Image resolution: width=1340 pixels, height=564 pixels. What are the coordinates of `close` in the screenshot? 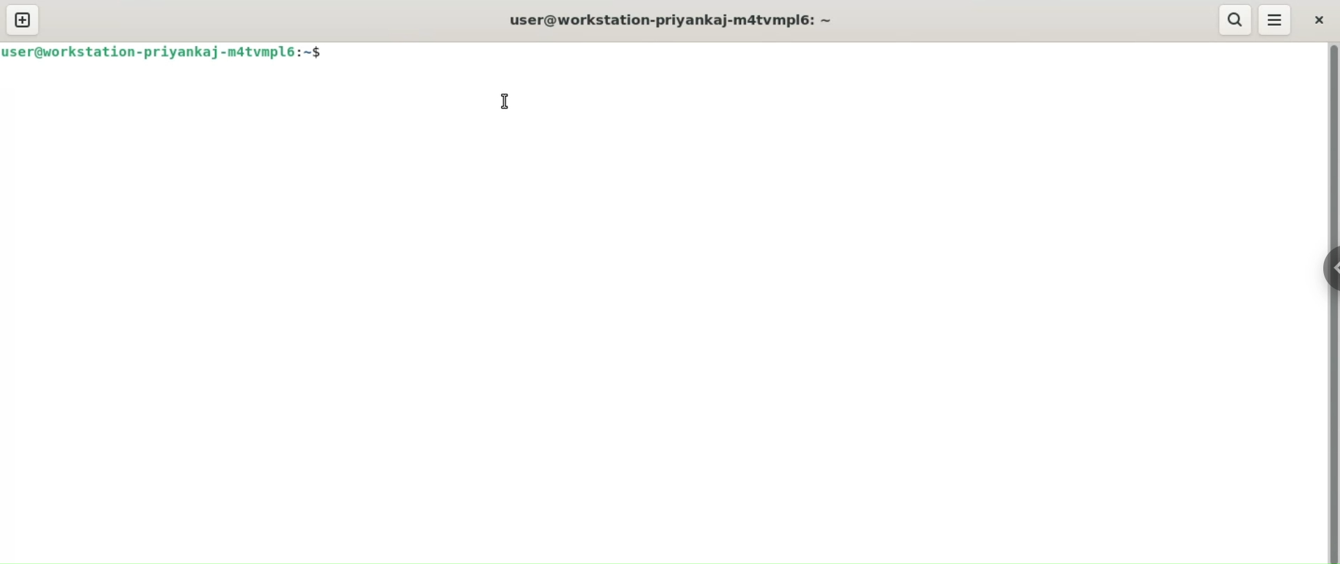 It's located at (1316, 18).